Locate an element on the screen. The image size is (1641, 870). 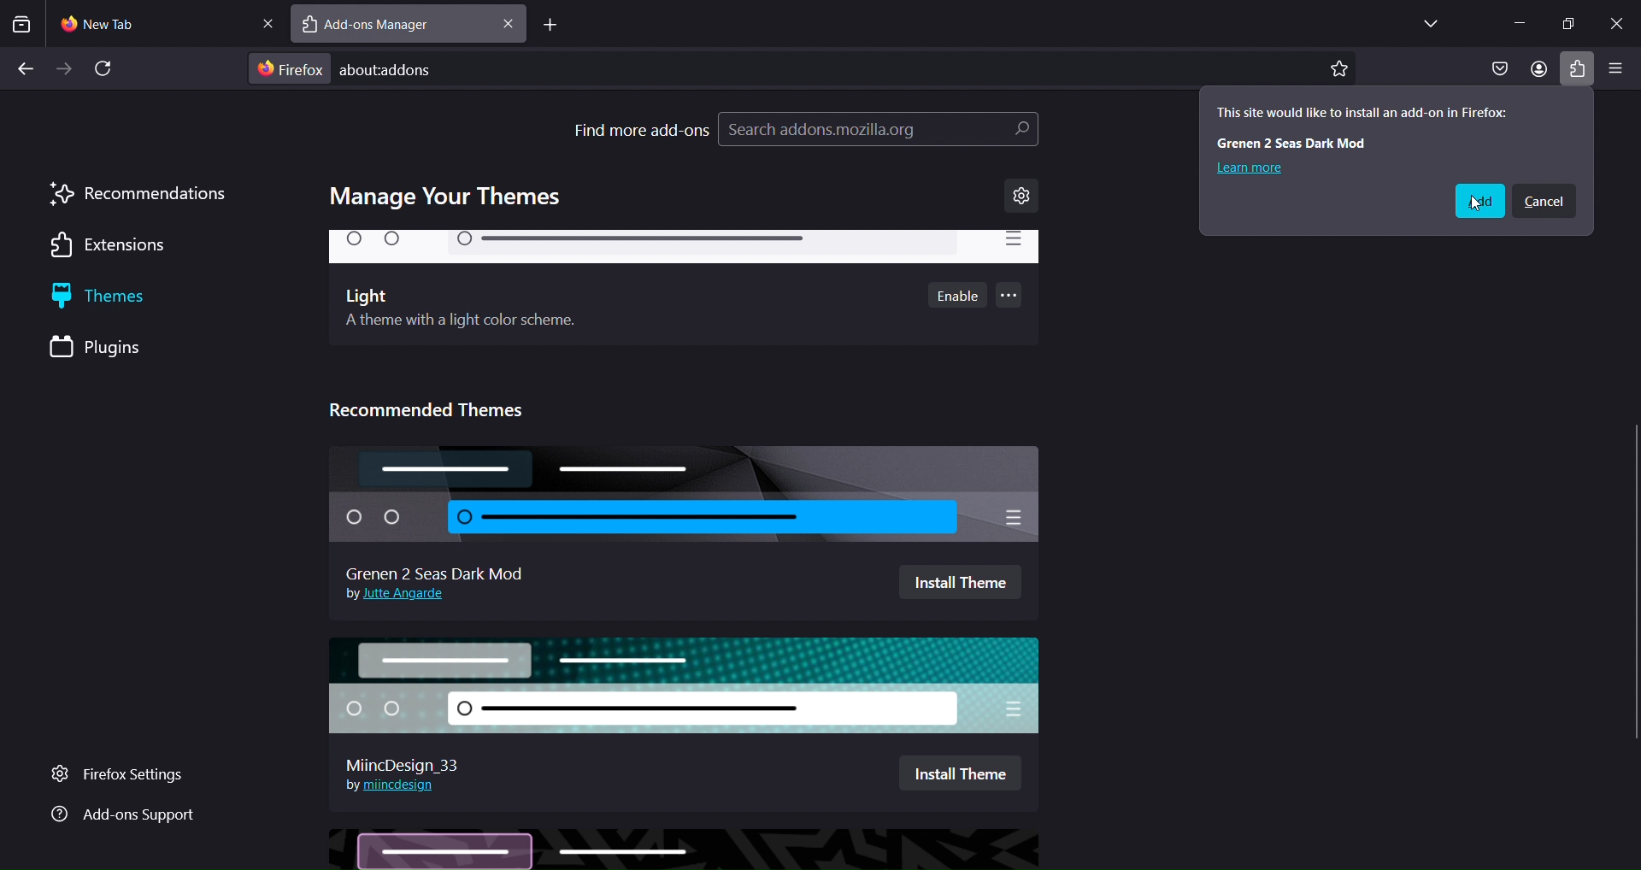
new tab is located at coordinates (552, 26).